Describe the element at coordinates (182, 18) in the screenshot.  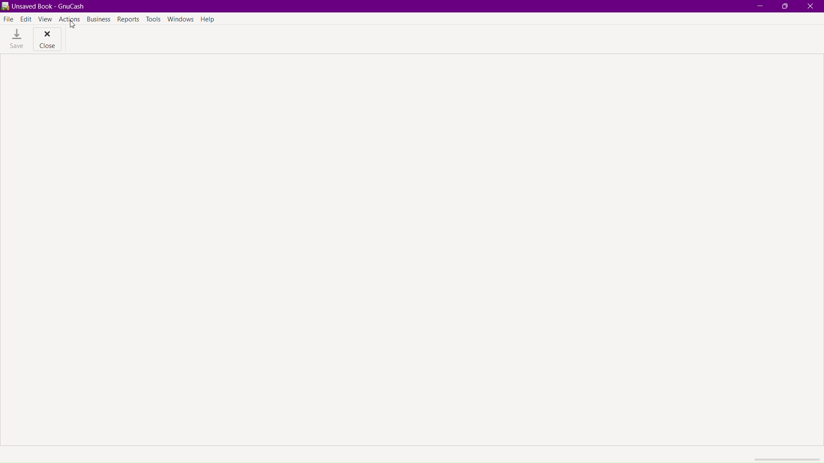
I see `Windows` at that location.